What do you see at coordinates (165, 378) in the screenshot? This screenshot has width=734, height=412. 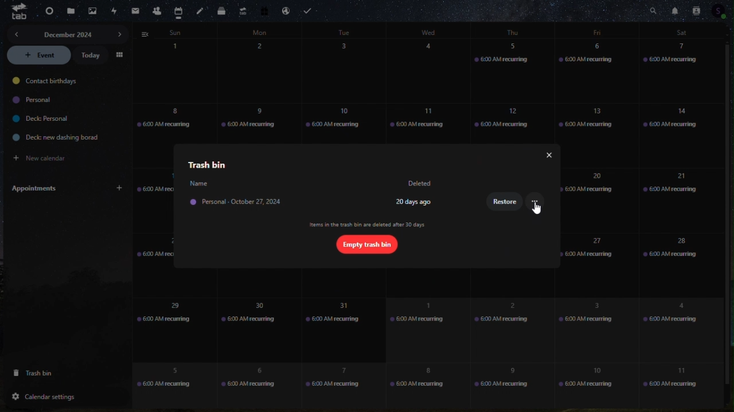 I see `5` at bounding box center [165, 378].